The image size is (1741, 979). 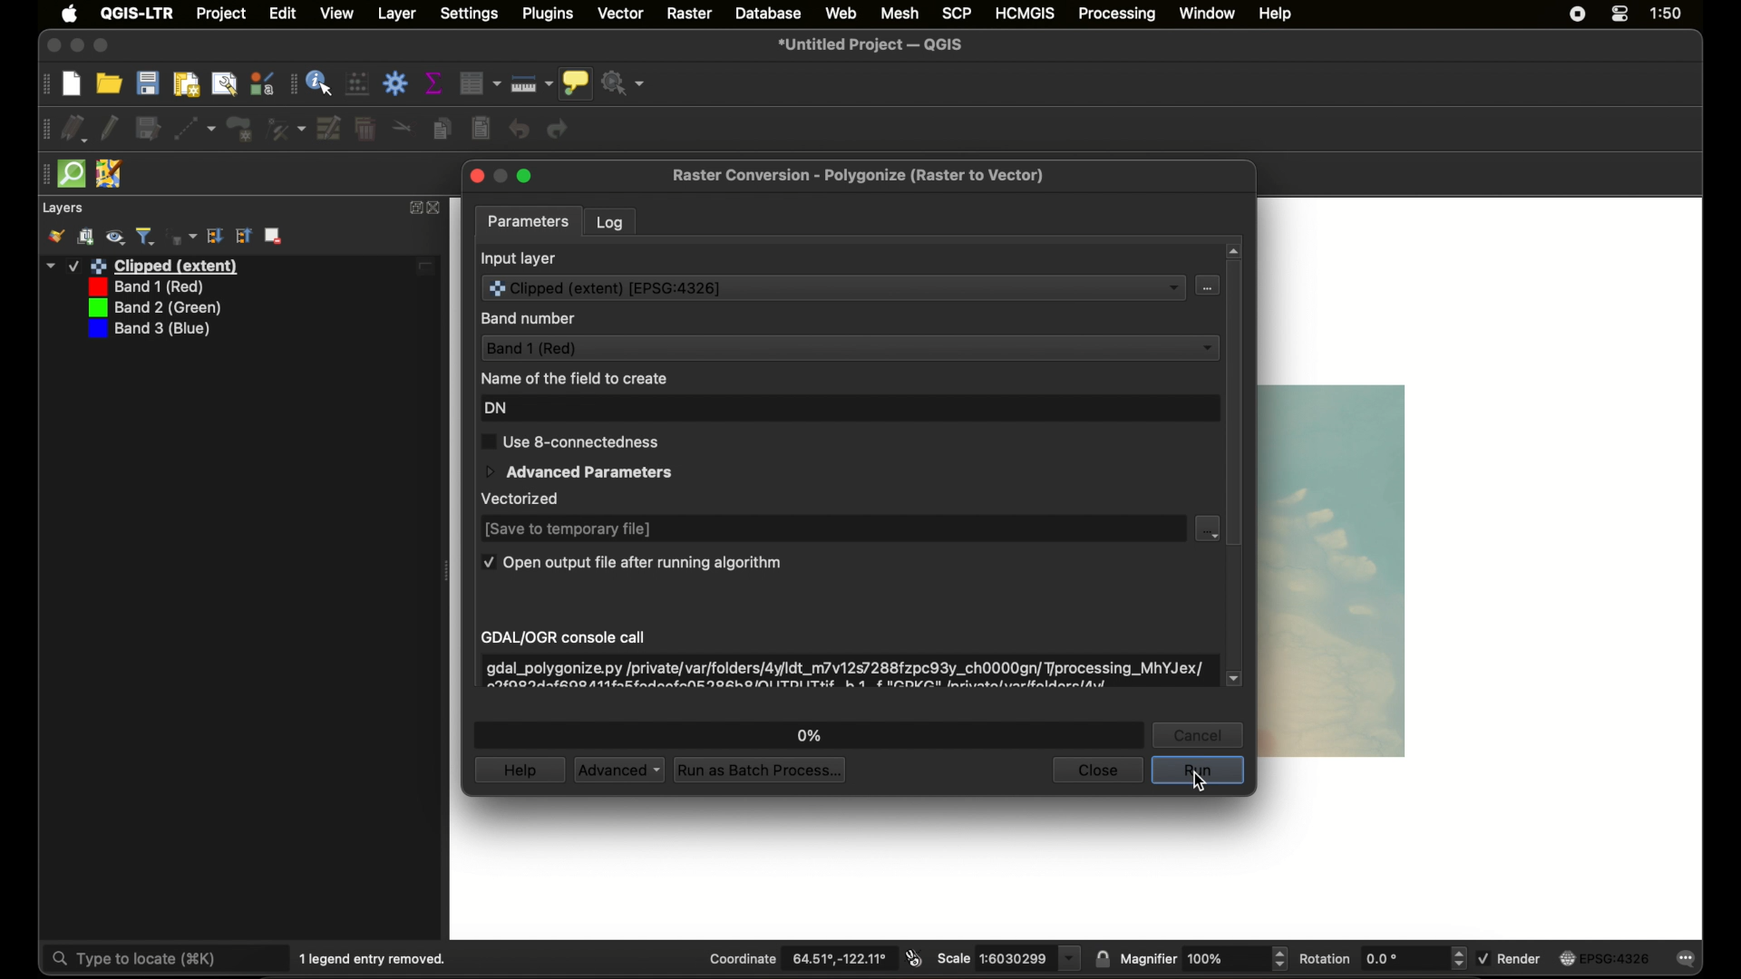 What do you see at coordinates (519, 129) in the screenshot?
I see `undo` at bounding box center [519, 129].